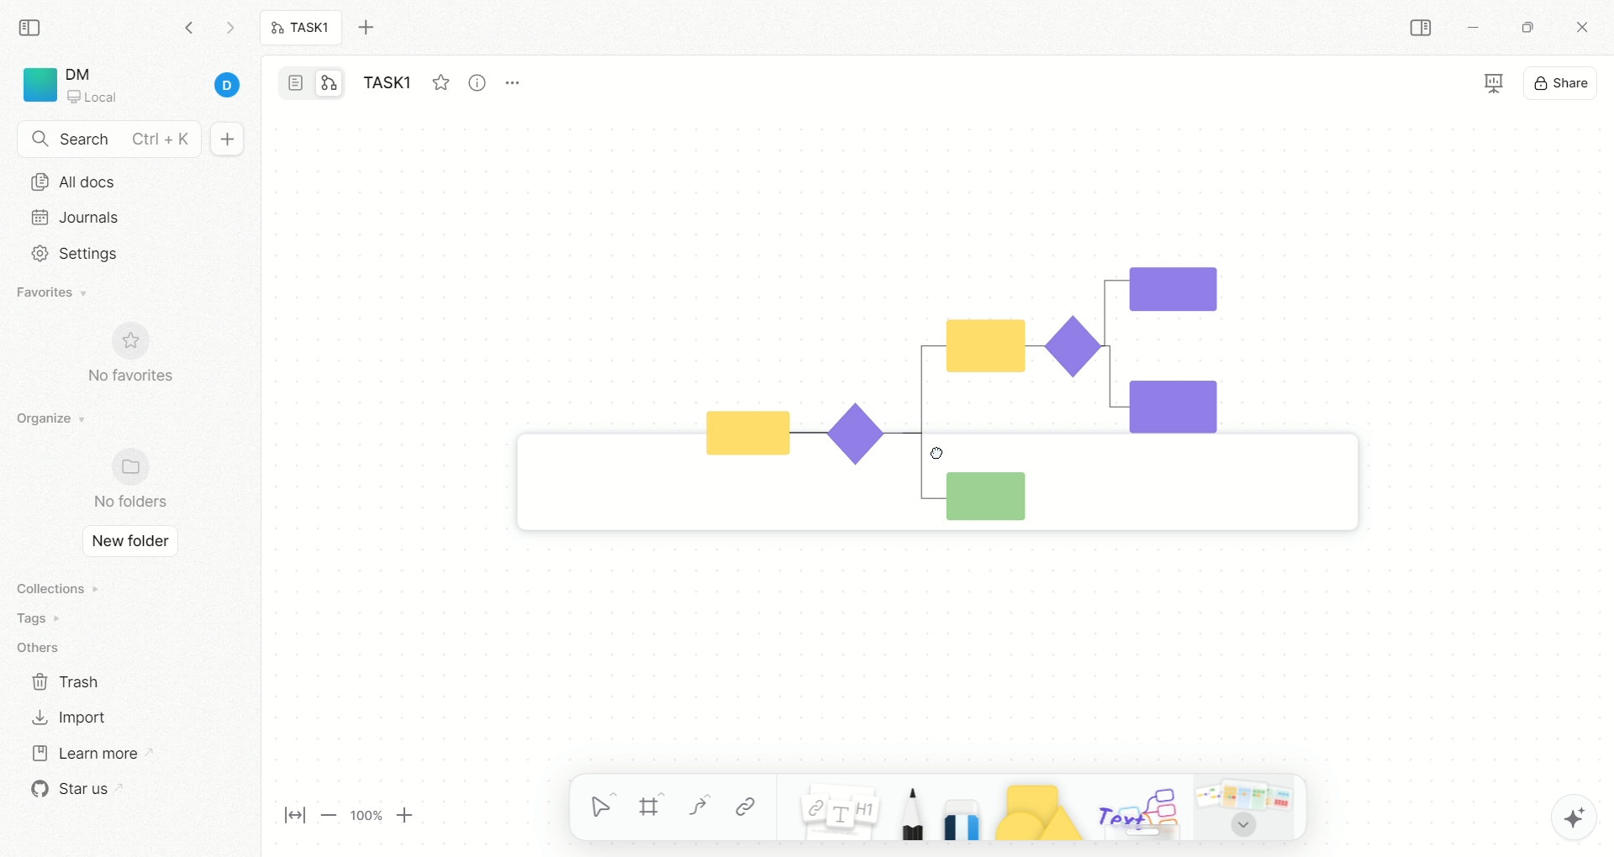 This screenshot has width=1614, height=857. Describe the element at coordinates (34, 26) in the screenshot. I see `collapse sidebar` at that location.